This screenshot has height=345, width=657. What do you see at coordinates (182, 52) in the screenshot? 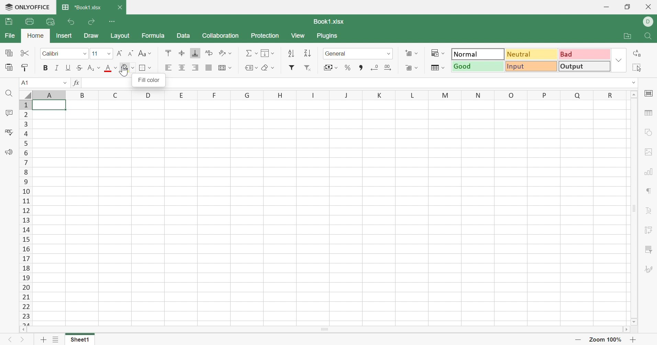
I see `Align Middle` at bounding box center [182, 52].